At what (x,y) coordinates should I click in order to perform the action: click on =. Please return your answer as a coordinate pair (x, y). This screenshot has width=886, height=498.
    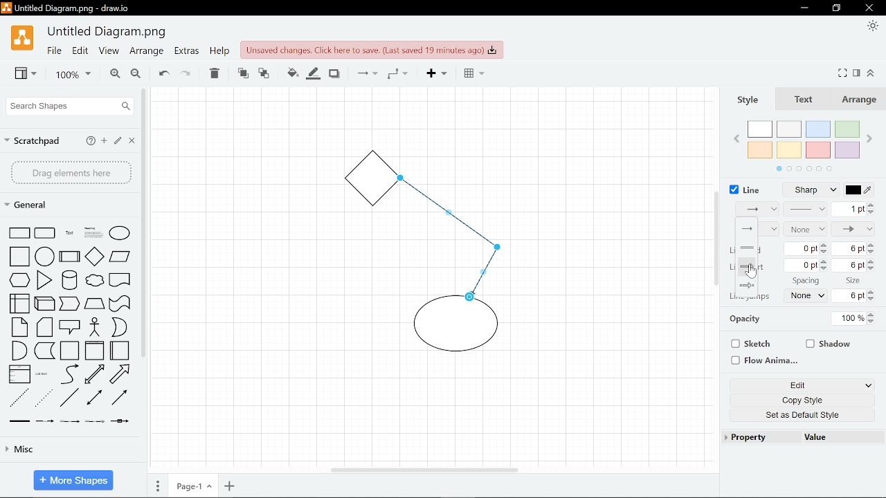
    Looking at the image, I should click on (756, 248).